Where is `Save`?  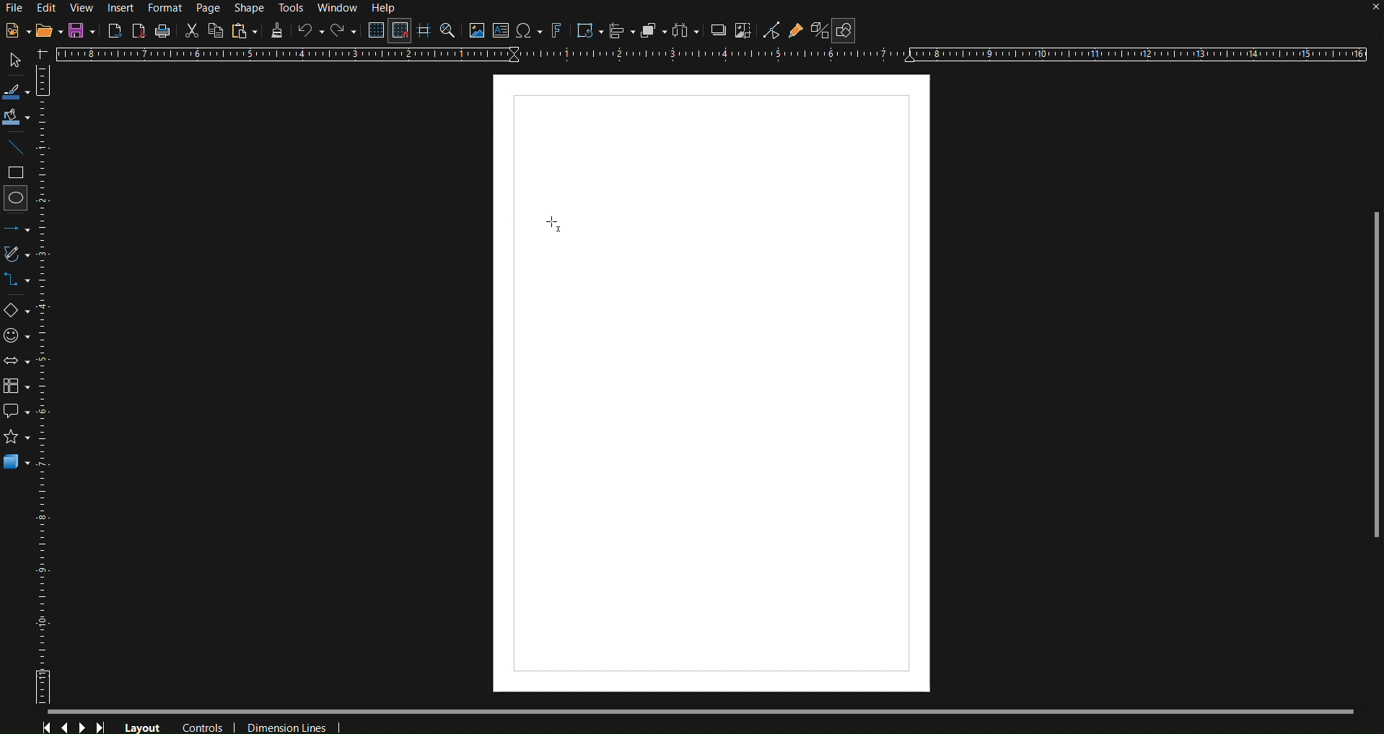
Save is located at coordinates (84, 31).